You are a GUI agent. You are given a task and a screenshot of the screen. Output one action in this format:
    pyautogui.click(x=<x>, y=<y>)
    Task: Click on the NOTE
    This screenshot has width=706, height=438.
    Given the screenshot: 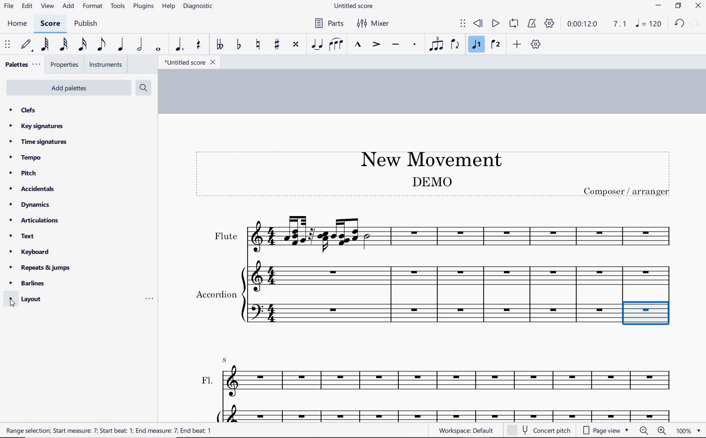 What is the action you would take?
    pyautogui.click(x=649, y=23)
    